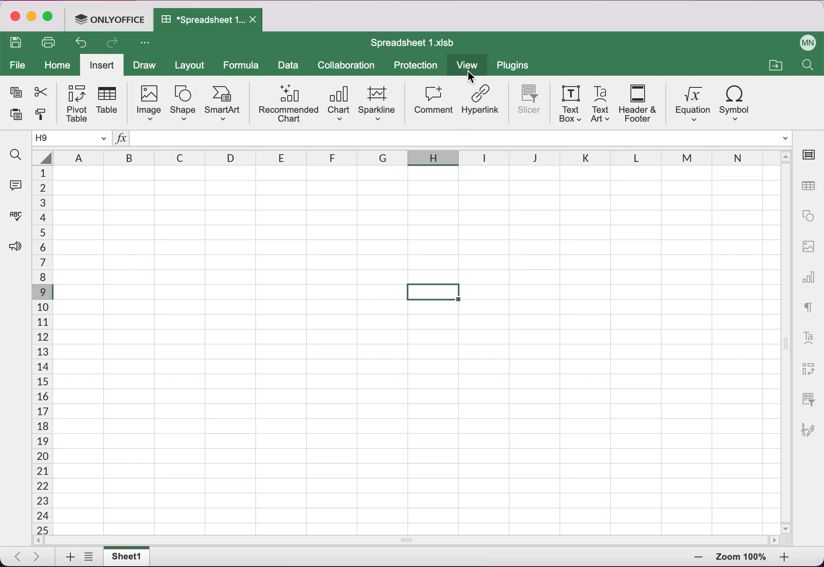 This screenshot has width=824, height=567. What do you see at coordinates (289, 103) in the screenshot?
I see `recommended chart` at bounding box center [289, 103].